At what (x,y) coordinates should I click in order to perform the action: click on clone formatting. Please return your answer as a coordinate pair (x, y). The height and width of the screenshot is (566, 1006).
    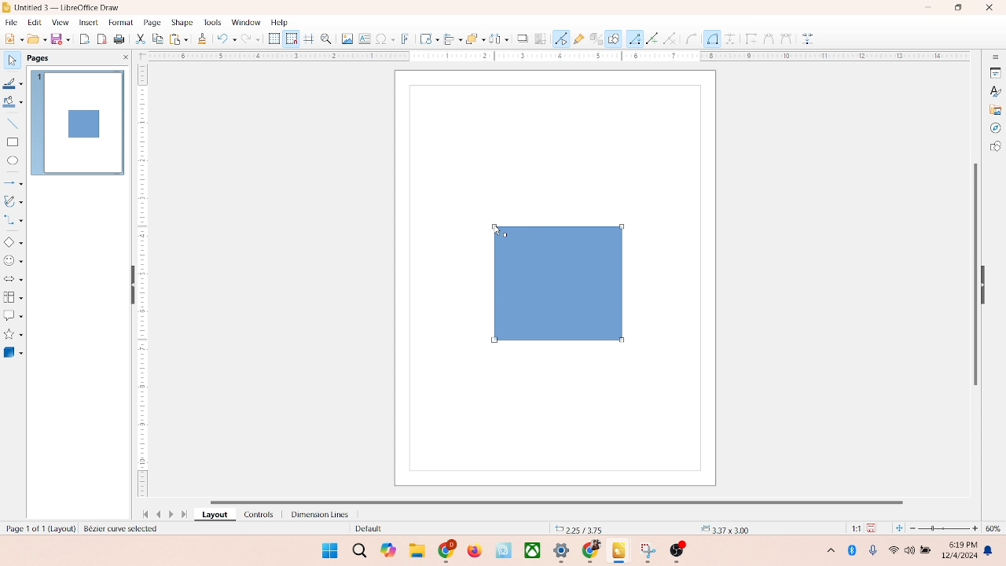
    Looking at the image, I should click on (201, 39).